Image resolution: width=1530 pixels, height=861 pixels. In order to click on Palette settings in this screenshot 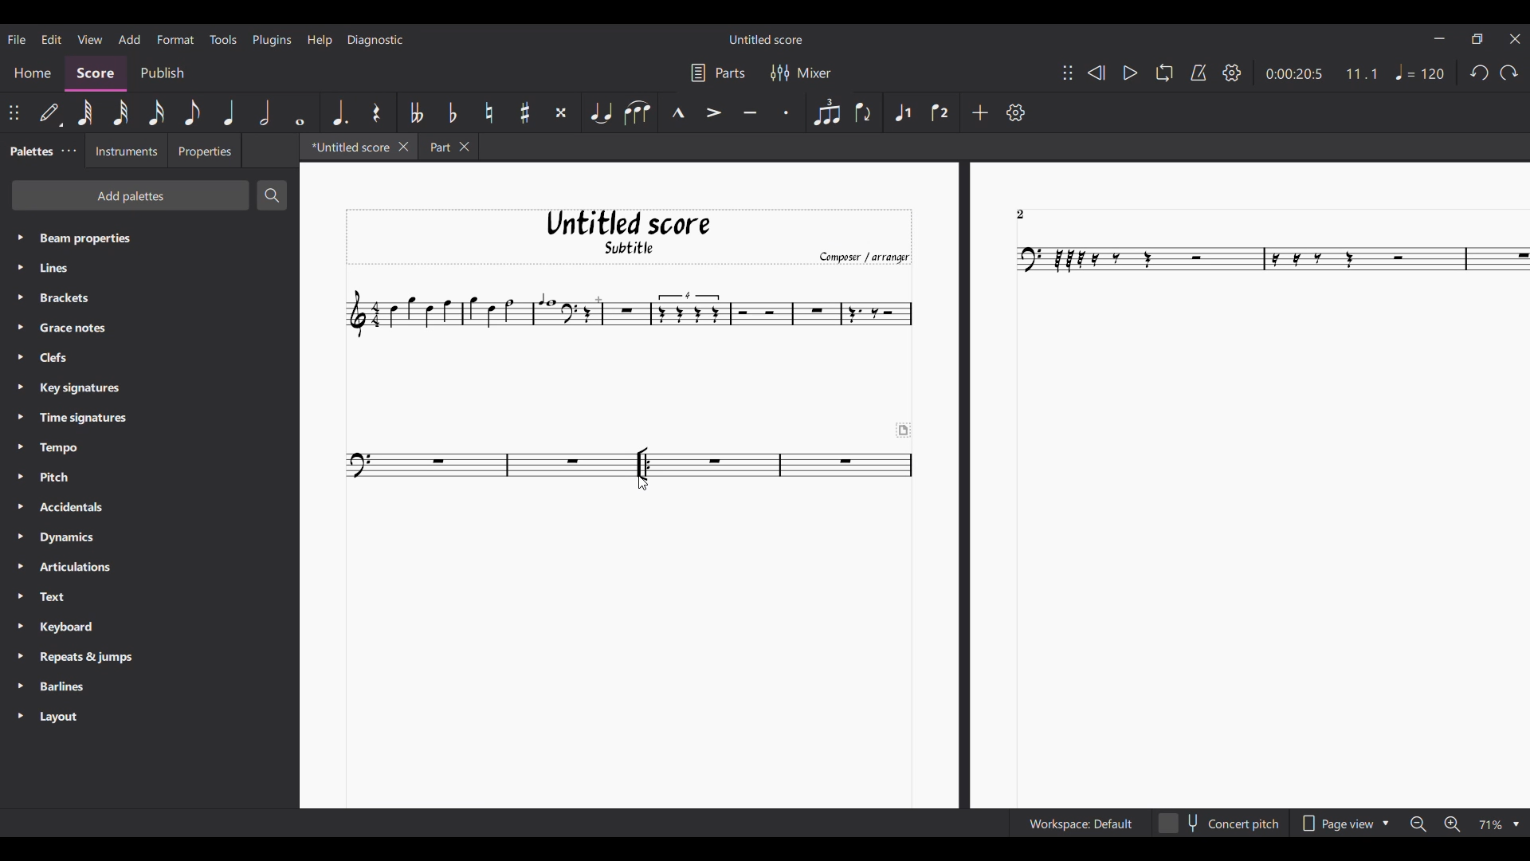, I will do `click(69, 151)`.